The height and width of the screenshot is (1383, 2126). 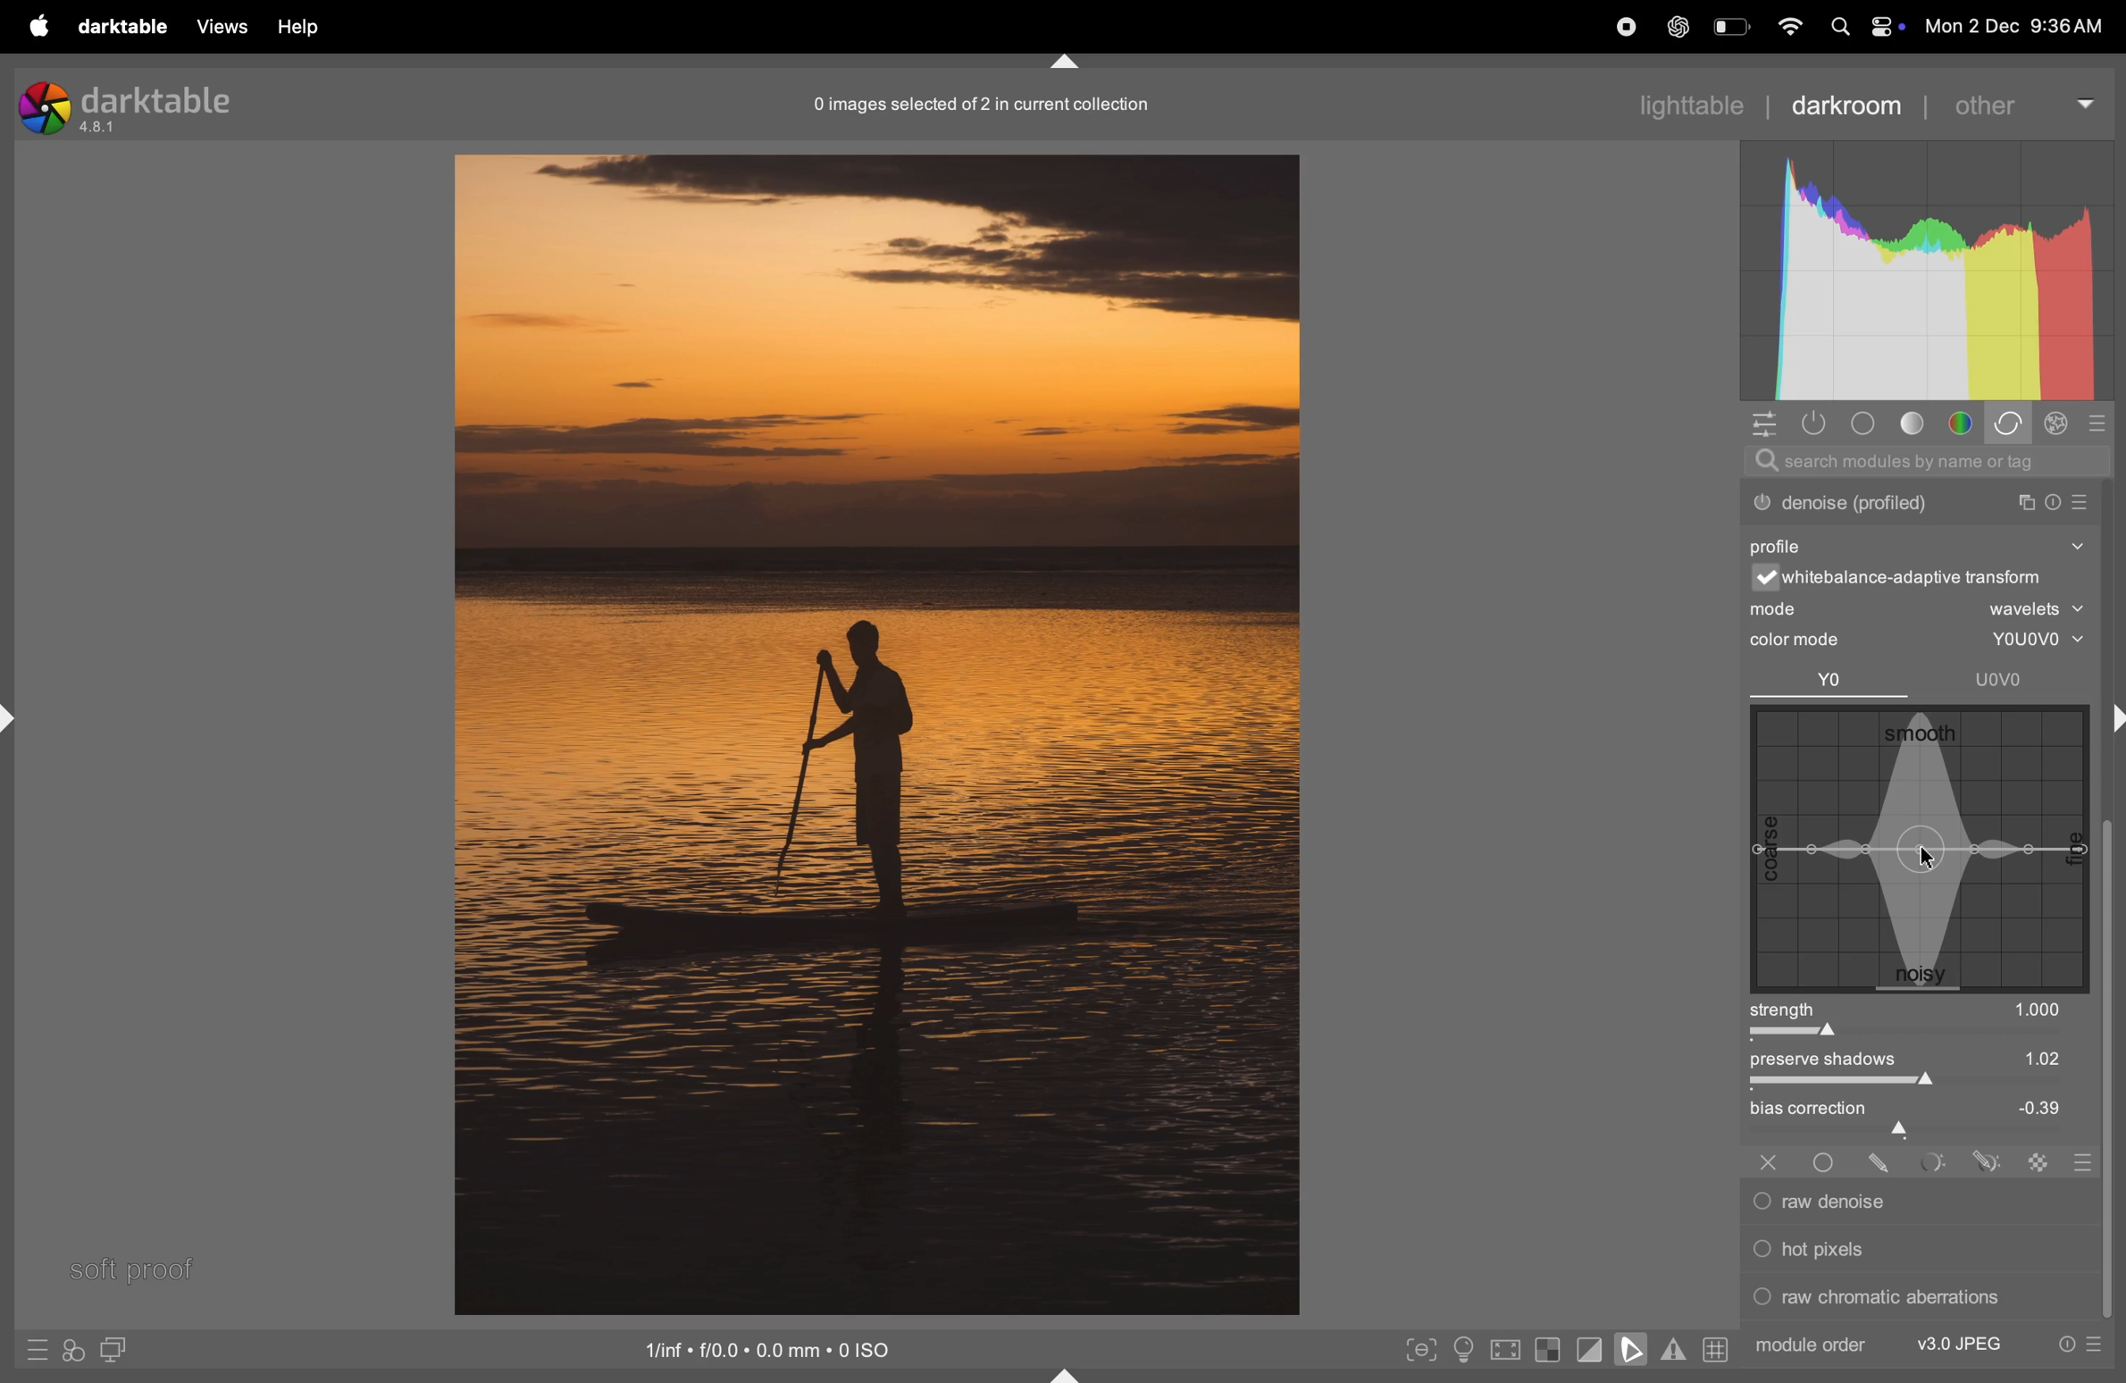 I want to click on sign, so click(x=2039, y=1161).